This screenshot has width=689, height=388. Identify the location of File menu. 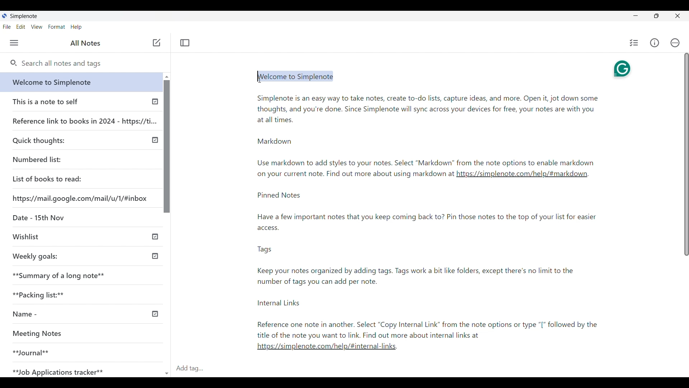
(7, 27).